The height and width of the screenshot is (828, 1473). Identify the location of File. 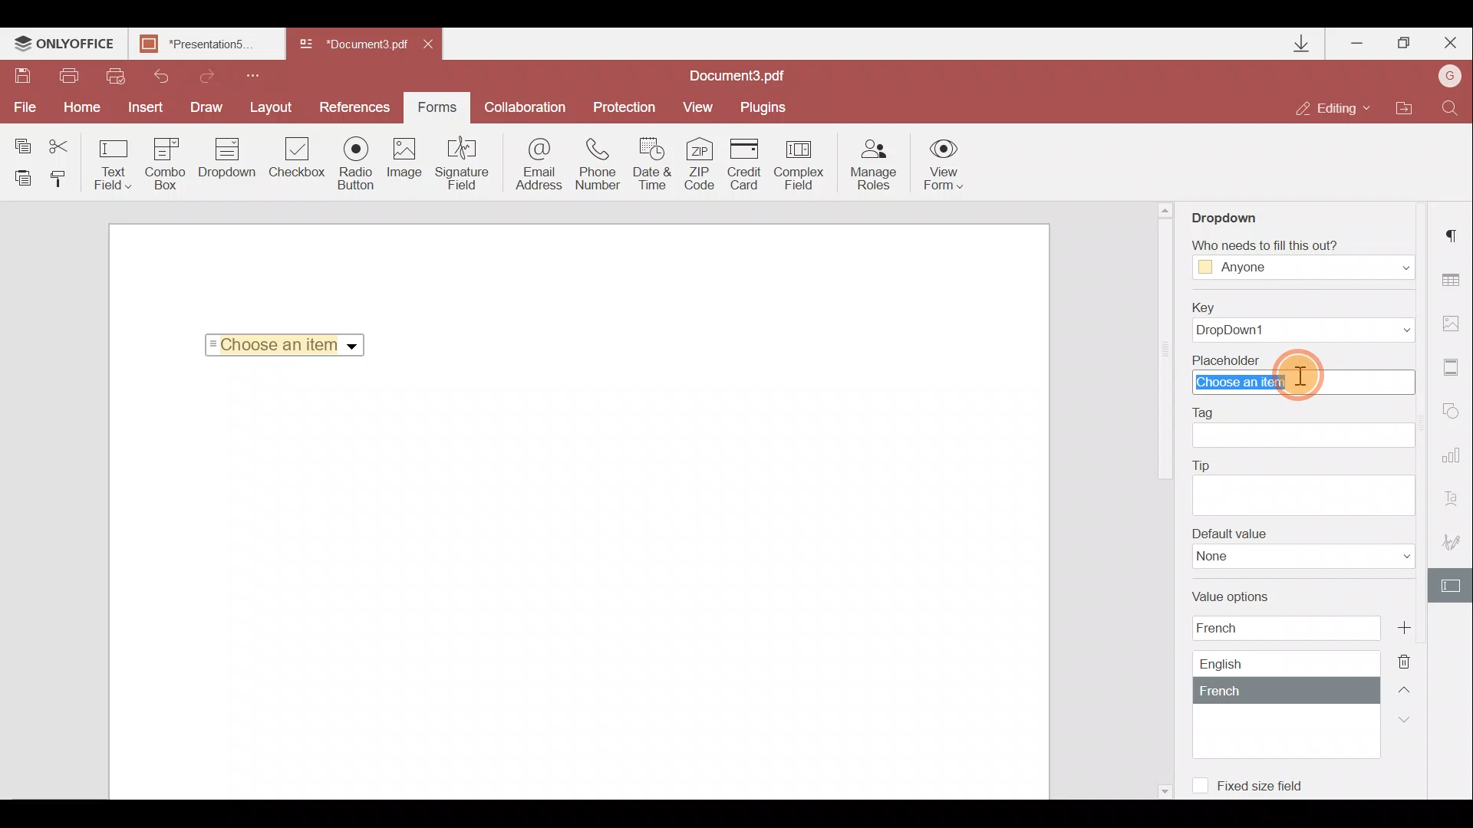
(23, 107).